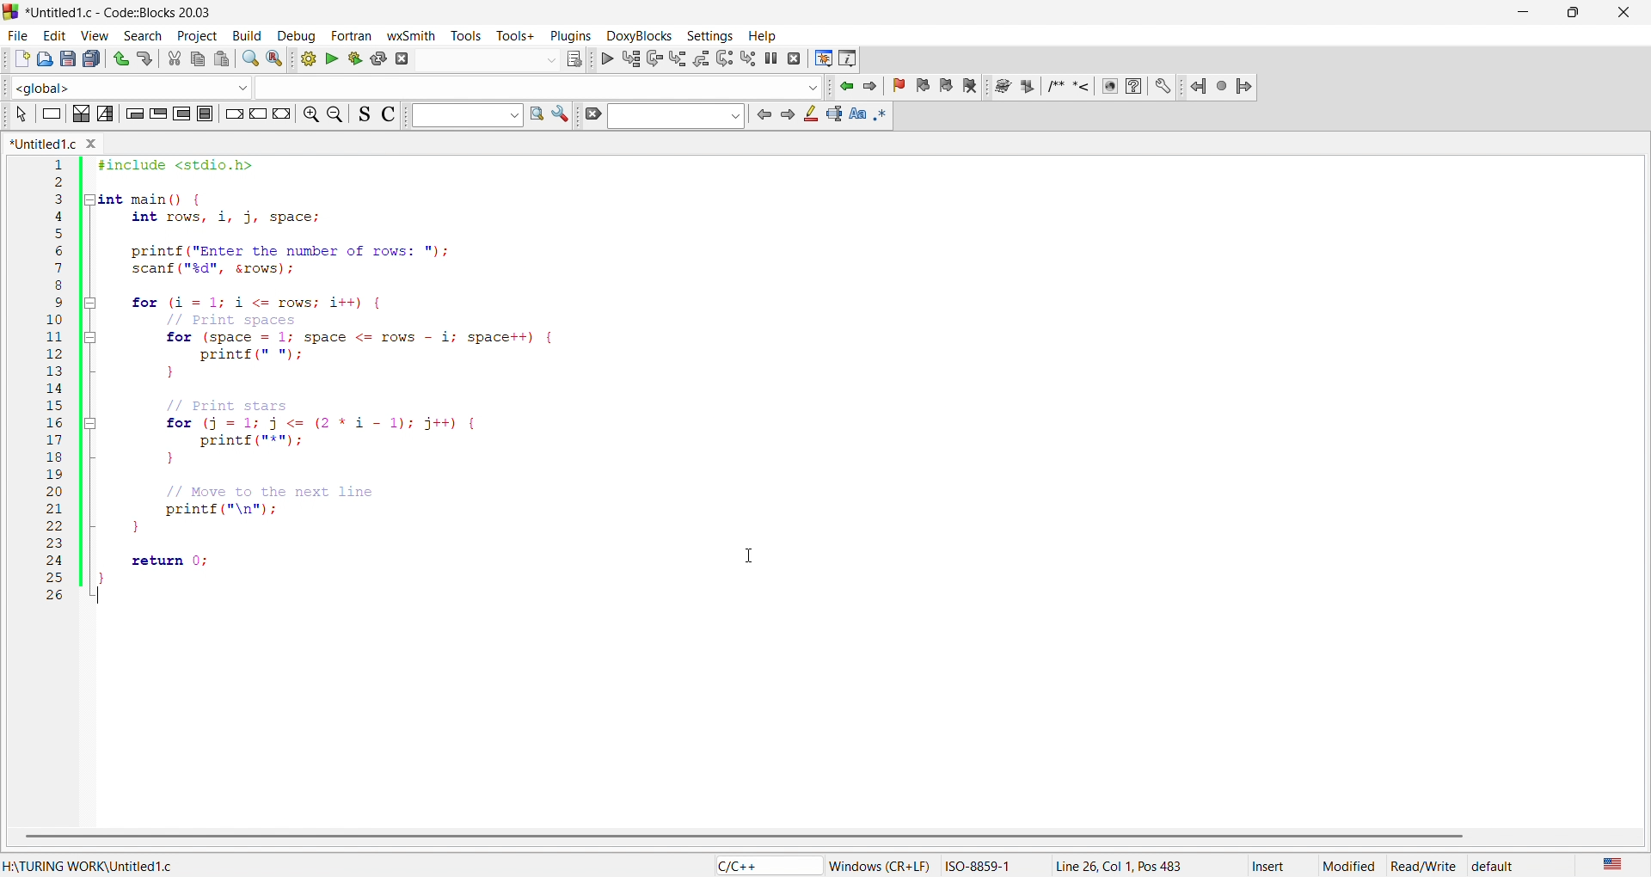  I want to click on icon, so click(562, 118).